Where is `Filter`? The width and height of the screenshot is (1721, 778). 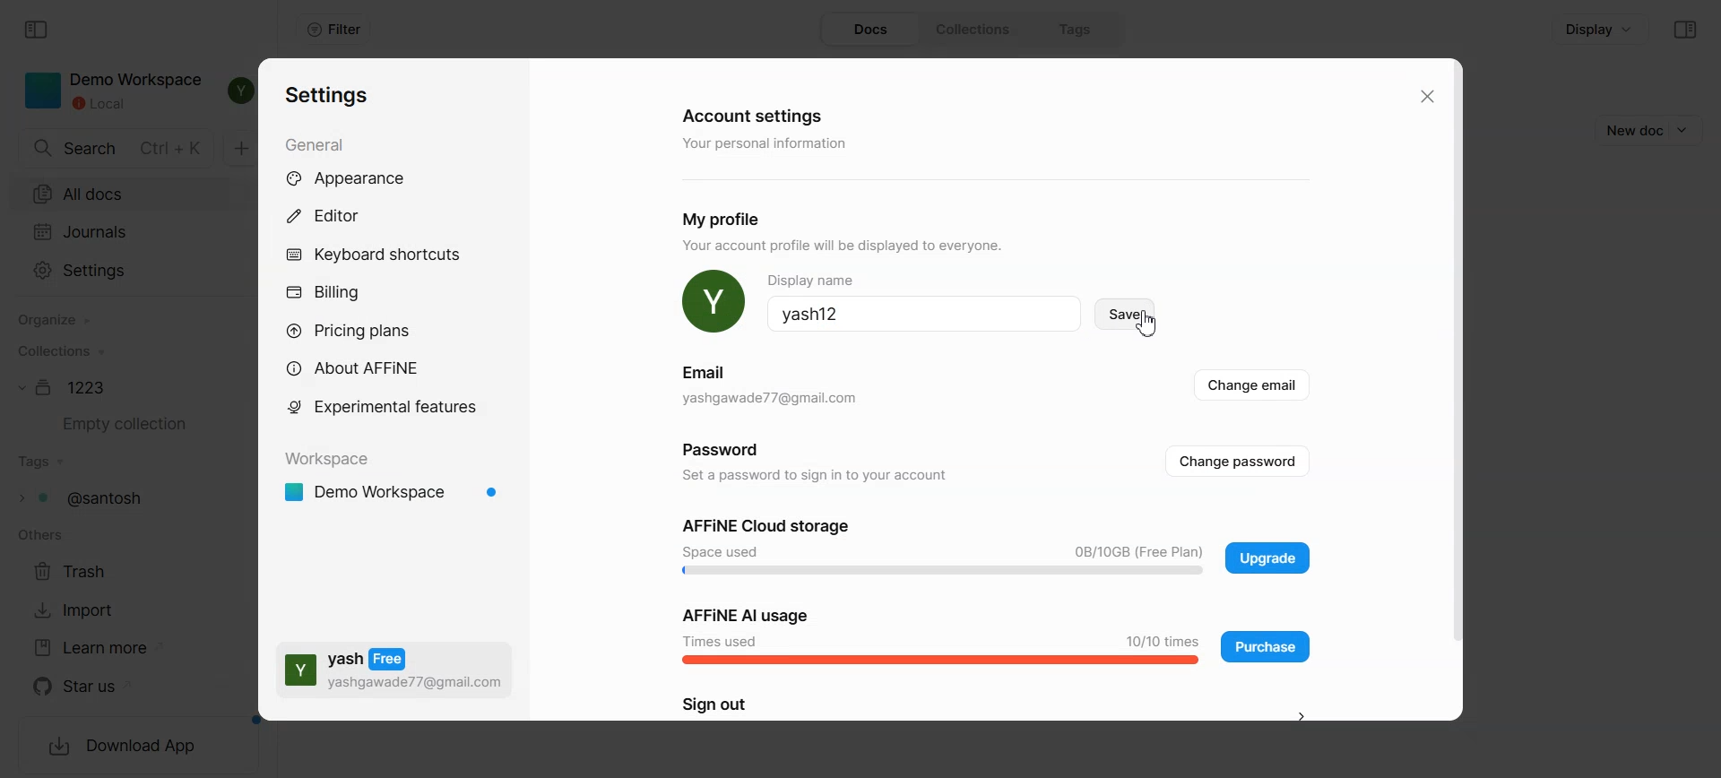 Filter is located at coordinates (333, 30).